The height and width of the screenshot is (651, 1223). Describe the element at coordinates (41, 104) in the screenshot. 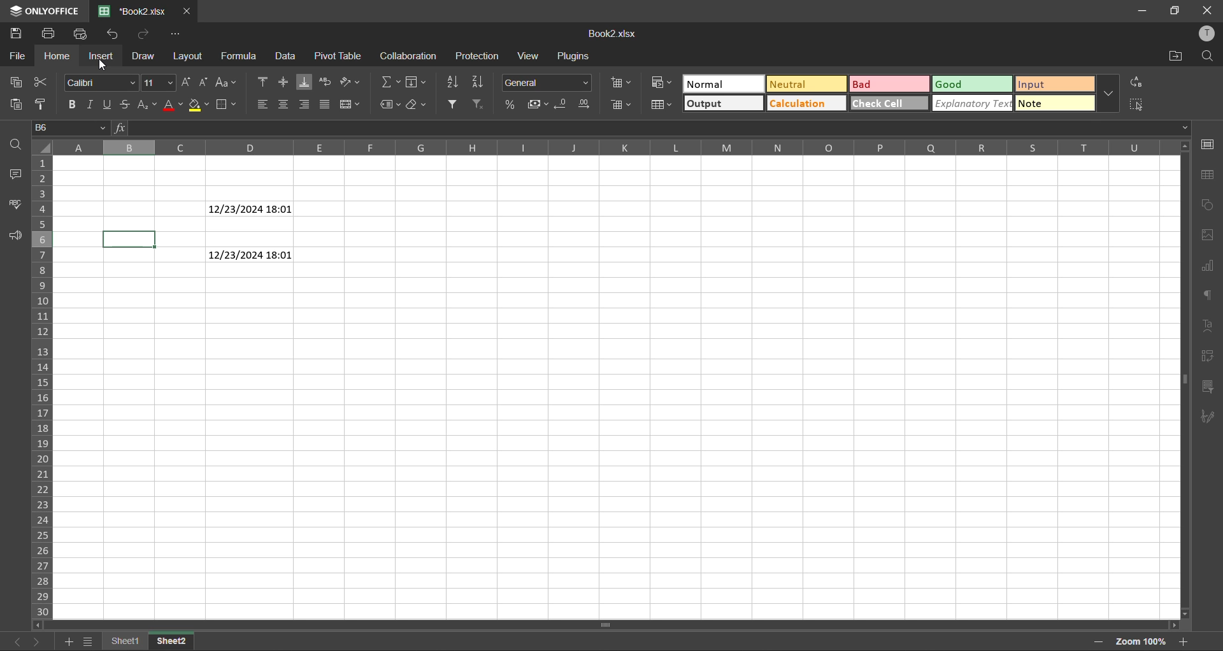

I see `copy style` at that location.